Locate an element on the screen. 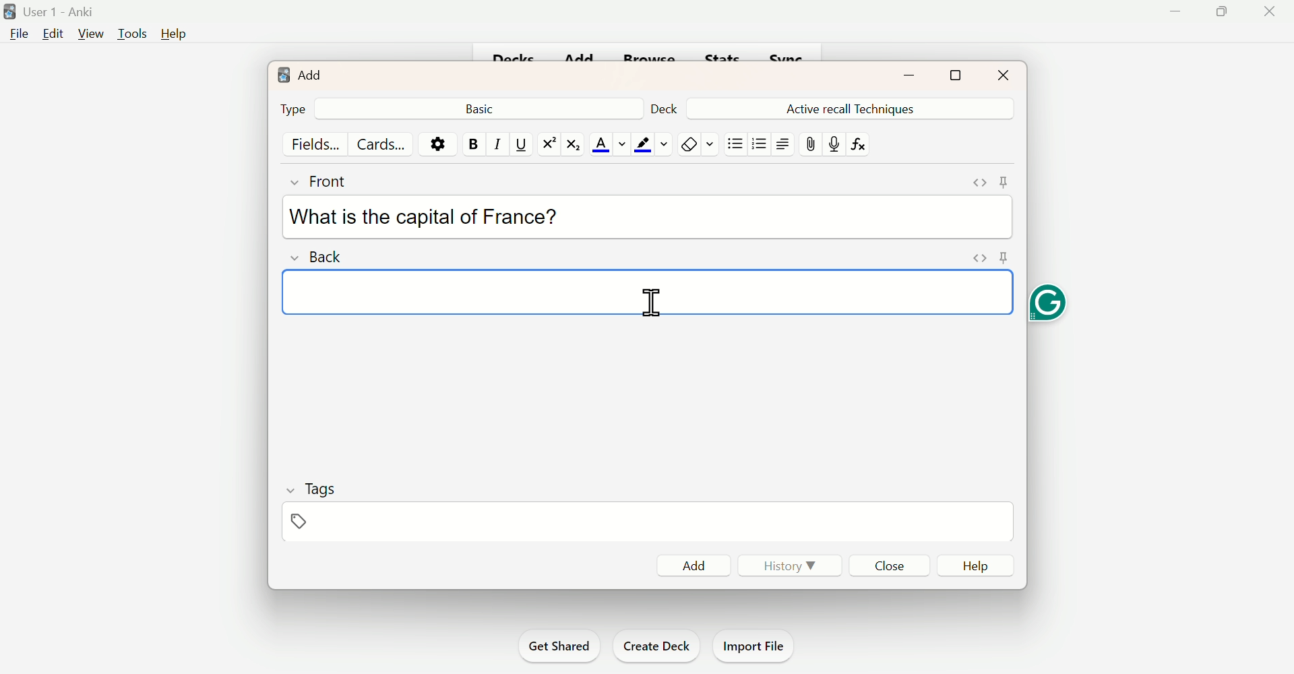 The height and width of the screenshot is (674, 1294). Edit is located at coordinates (52, 34).